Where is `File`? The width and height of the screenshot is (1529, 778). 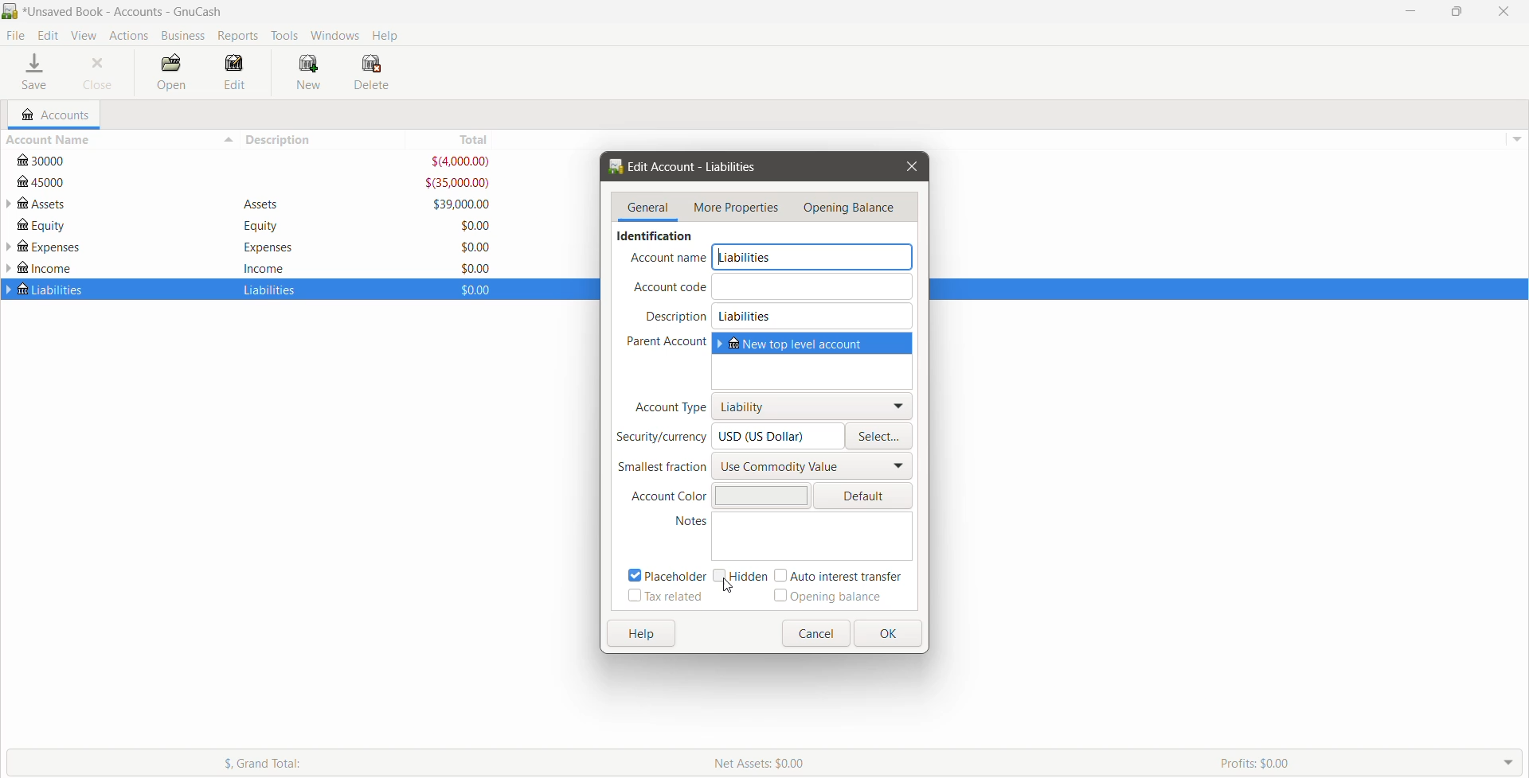
File is located at coordinates (16, 36).